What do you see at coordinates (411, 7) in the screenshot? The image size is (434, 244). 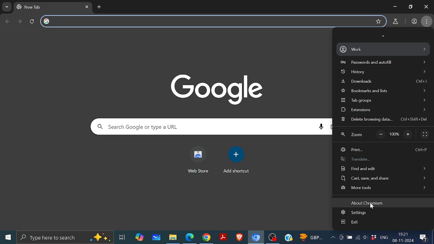 I see `maximize` at bounding box center [411, 7].